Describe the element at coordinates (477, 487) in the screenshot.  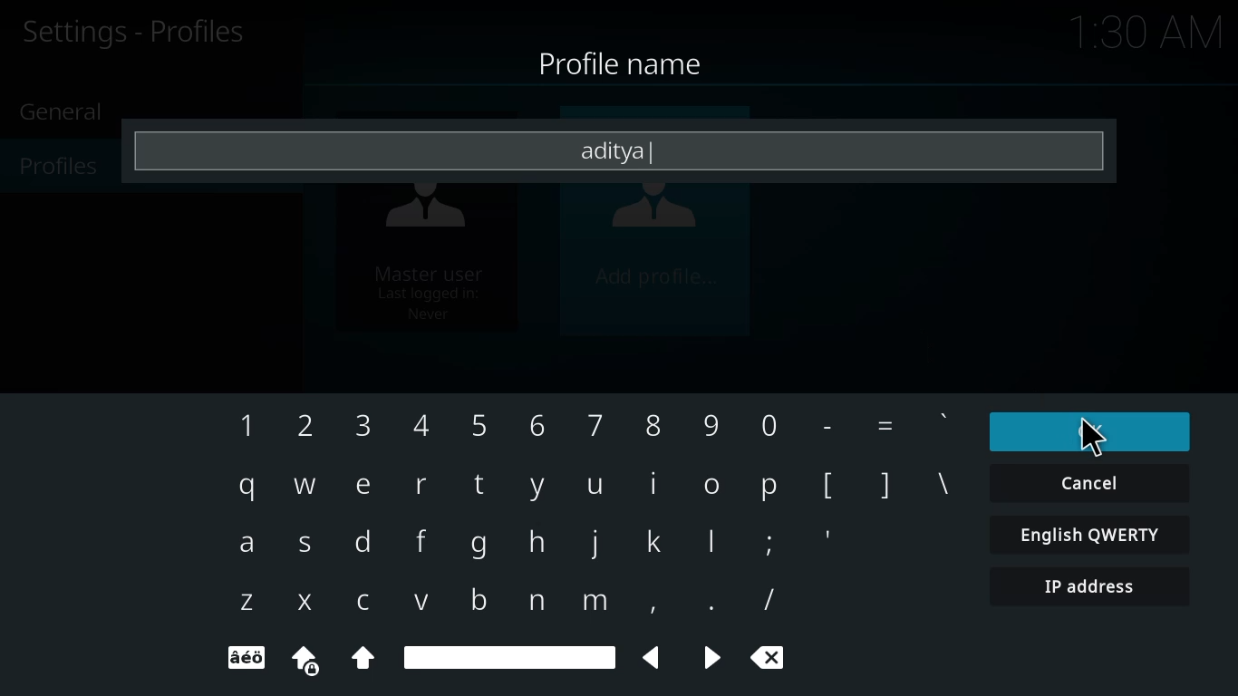
I see `t` at that location.